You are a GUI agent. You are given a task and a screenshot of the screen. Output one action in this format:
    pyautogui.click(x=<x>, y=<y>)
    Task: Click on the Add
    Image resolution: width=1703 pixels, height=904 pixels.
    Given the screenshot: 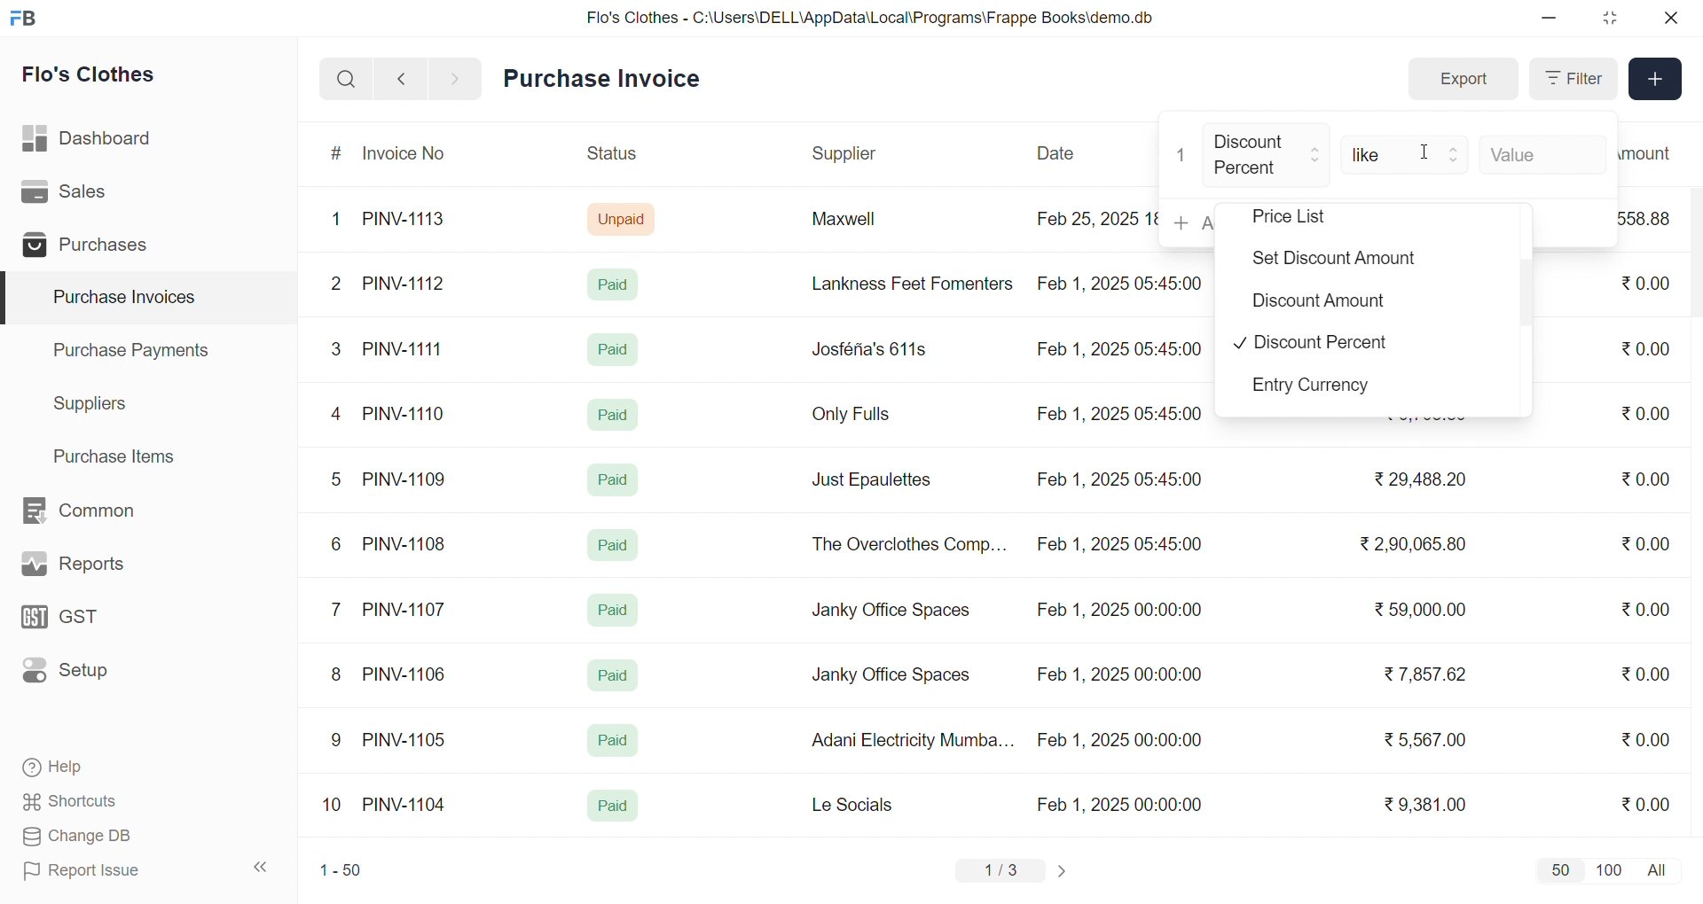 What is the action you would take?
    pyautogui.click(x=1656, y=80)
    